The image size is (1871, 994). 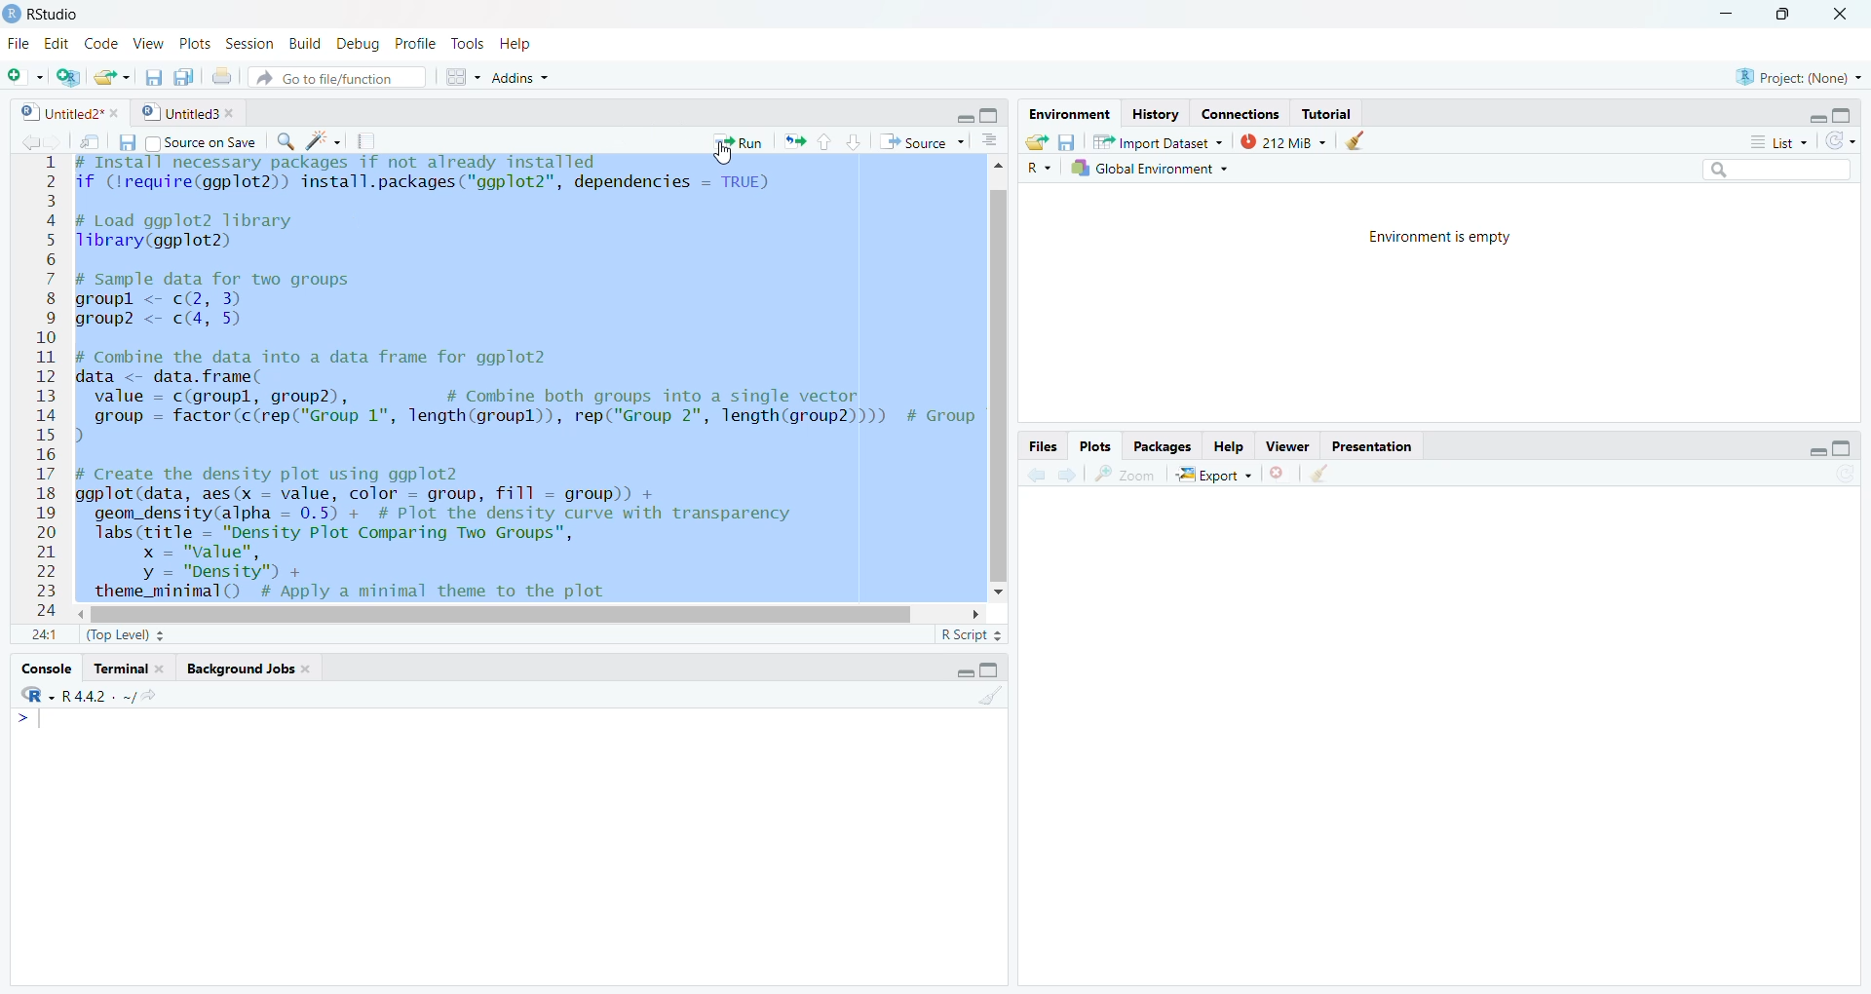 I want to click on global environment, so click(x=1156, y=169).